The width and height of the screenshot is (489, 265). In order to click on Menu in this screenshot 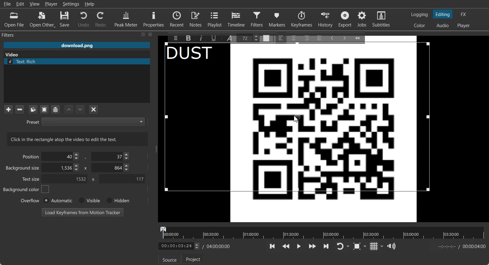, I will do `click(174, 38)`.